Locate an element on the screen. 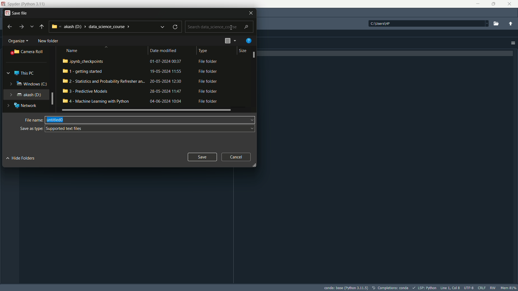 This screenshot has width=518, height=291. global memory usage is located at coordinates (508, 288).